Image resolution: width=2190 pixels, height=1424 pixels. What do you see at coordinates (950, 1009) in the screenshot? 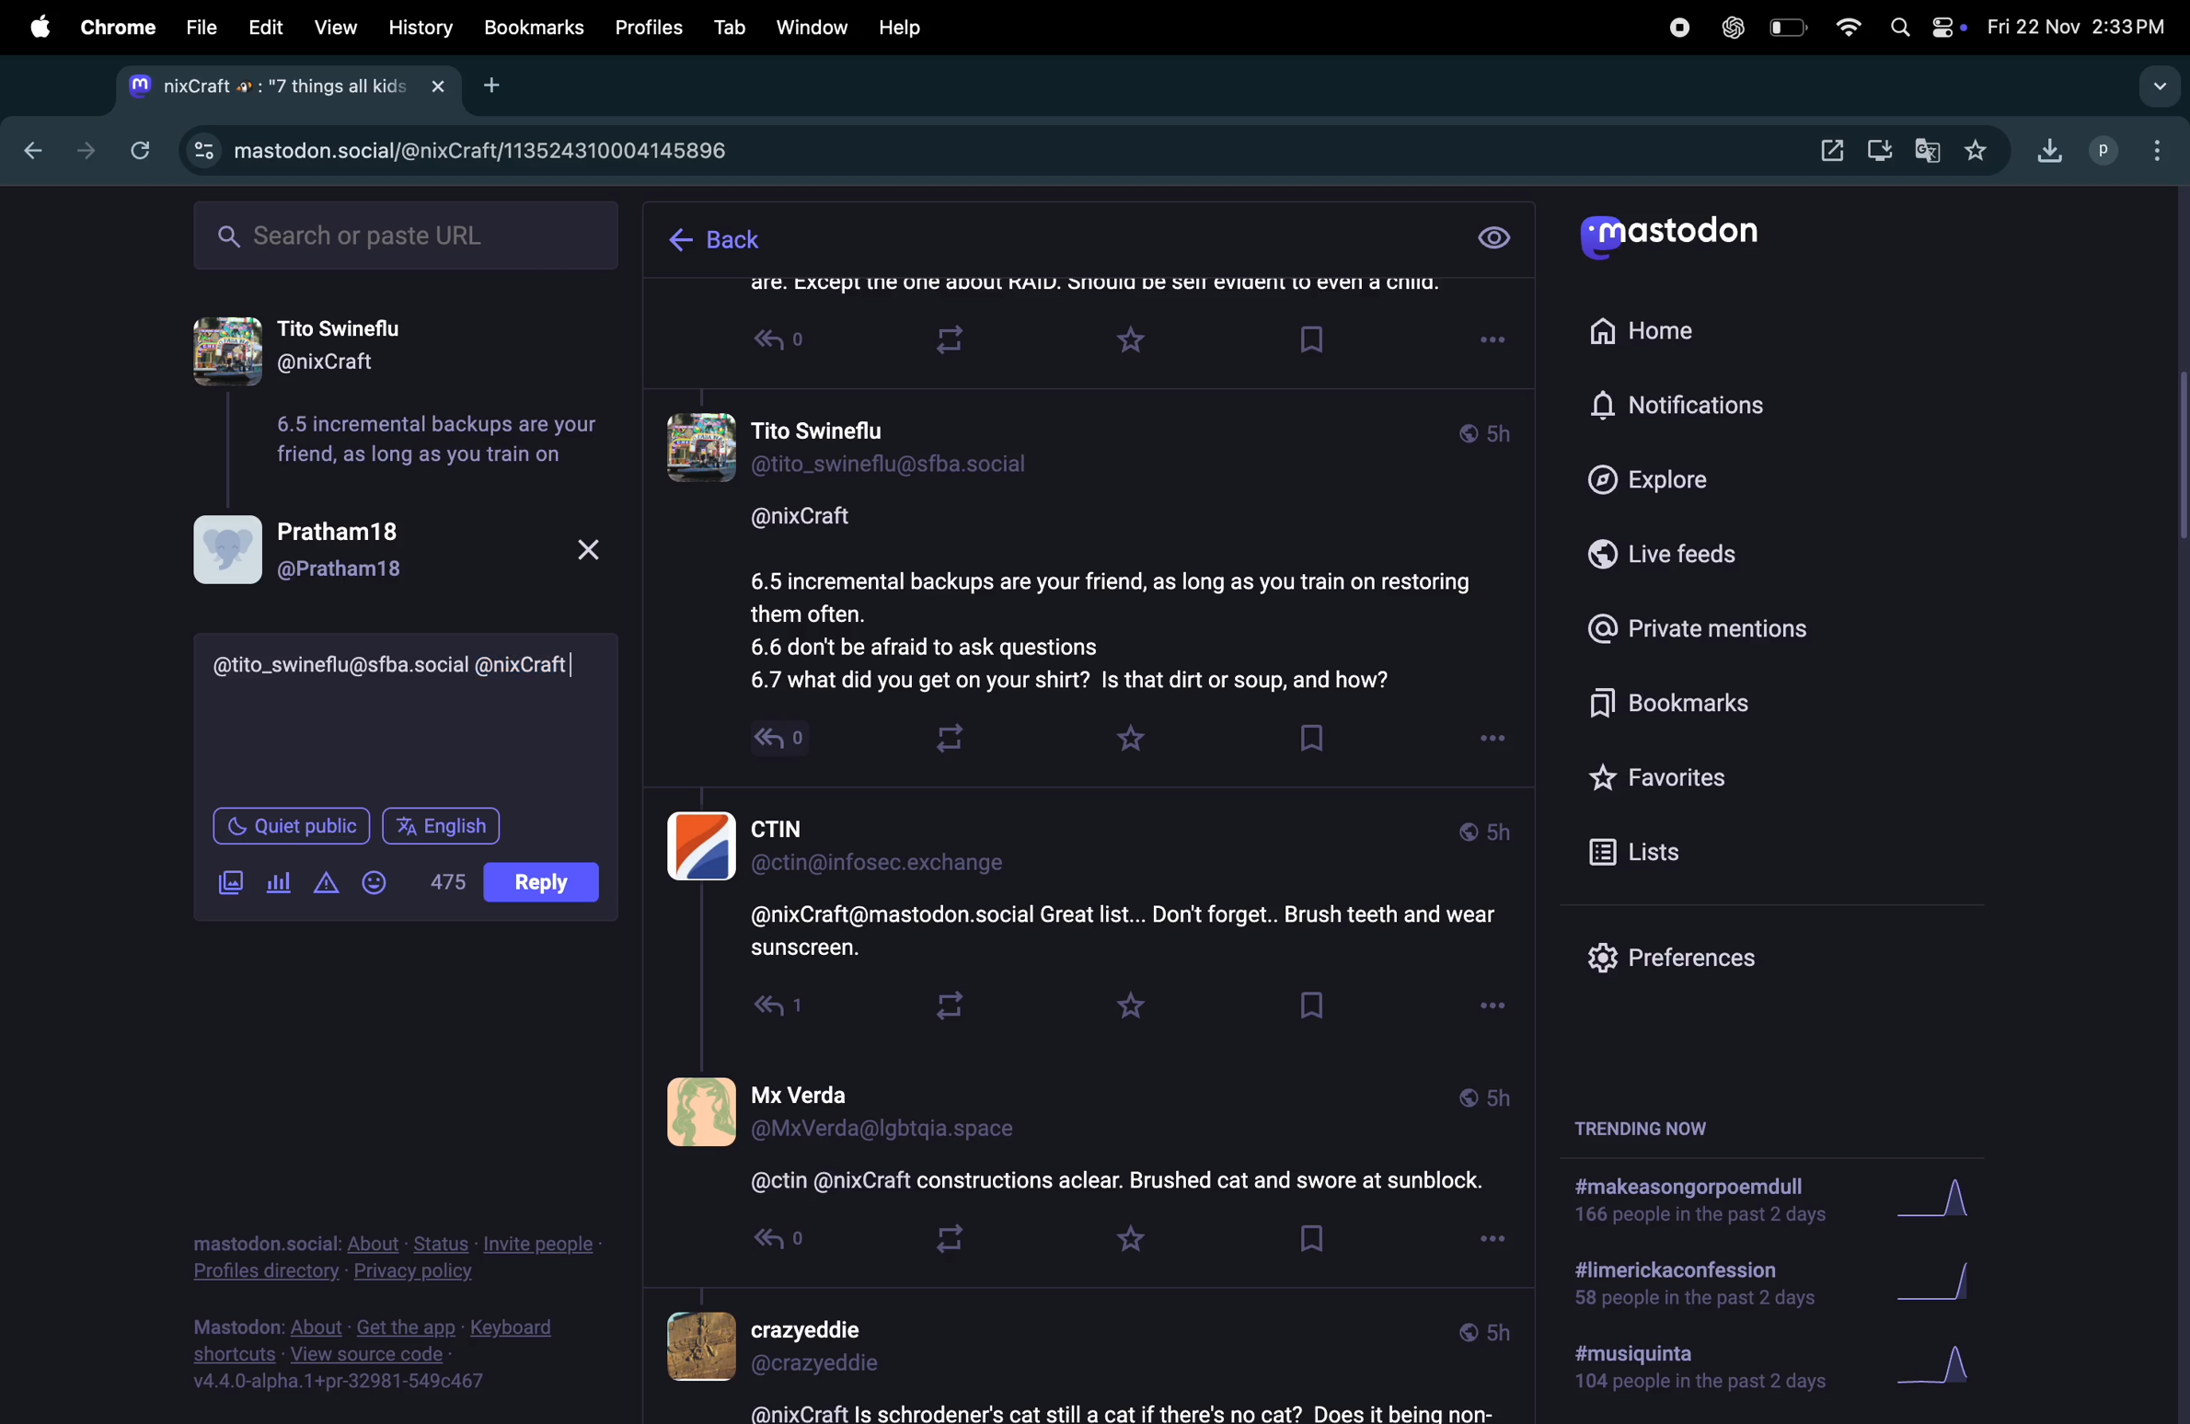
I see `loop` at bounding box center [950, 1009].